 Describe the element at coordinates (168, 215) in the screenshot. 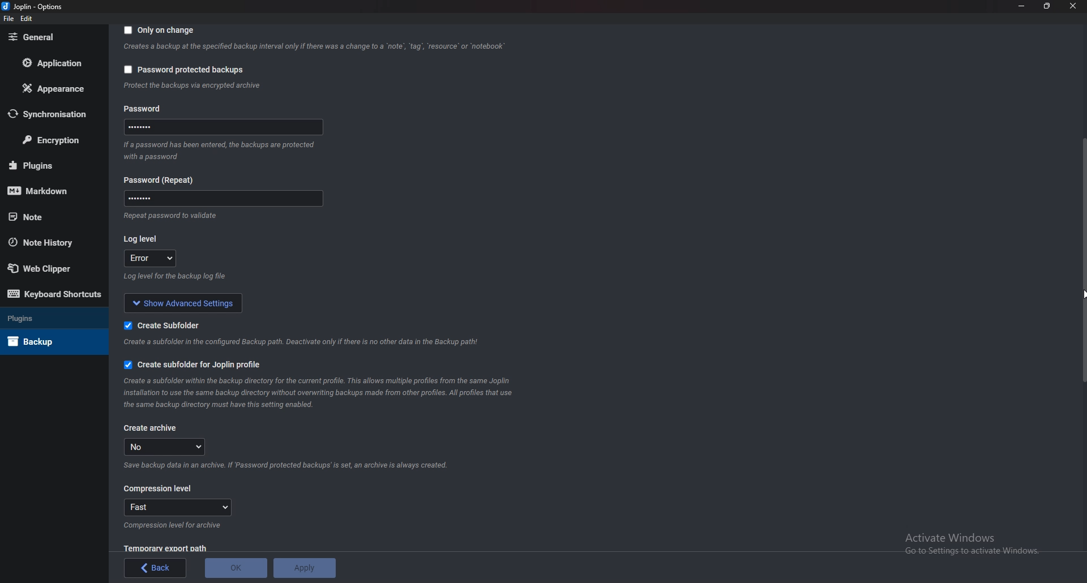

I see `Info` at that location.